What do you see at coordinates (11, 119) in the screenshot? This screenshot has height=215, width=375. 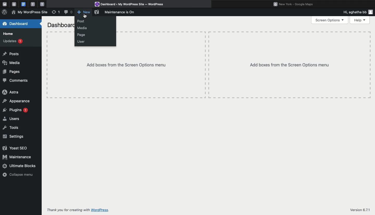 I see `Users` at bounding box center [11, 119].